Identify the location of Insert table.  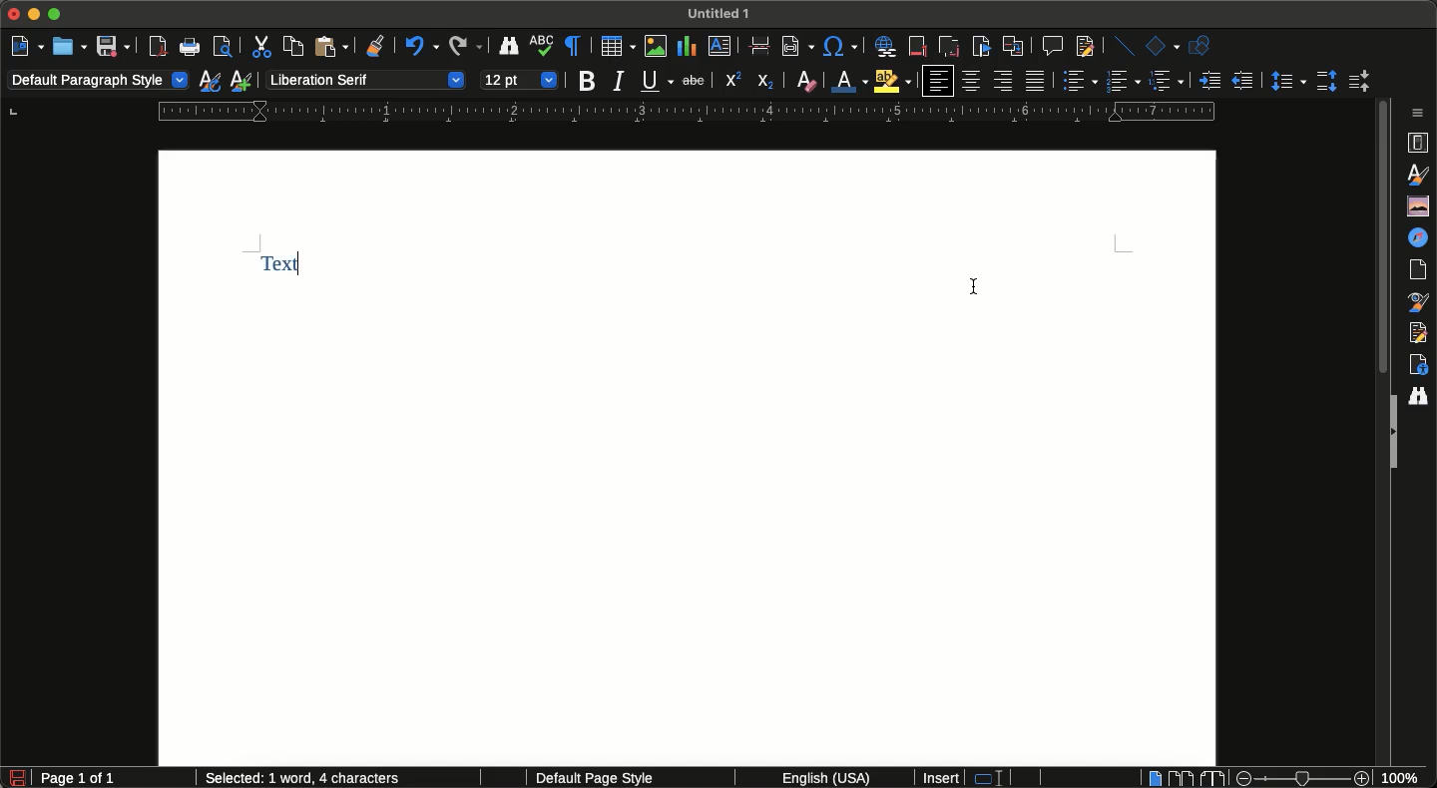
(618, 46).